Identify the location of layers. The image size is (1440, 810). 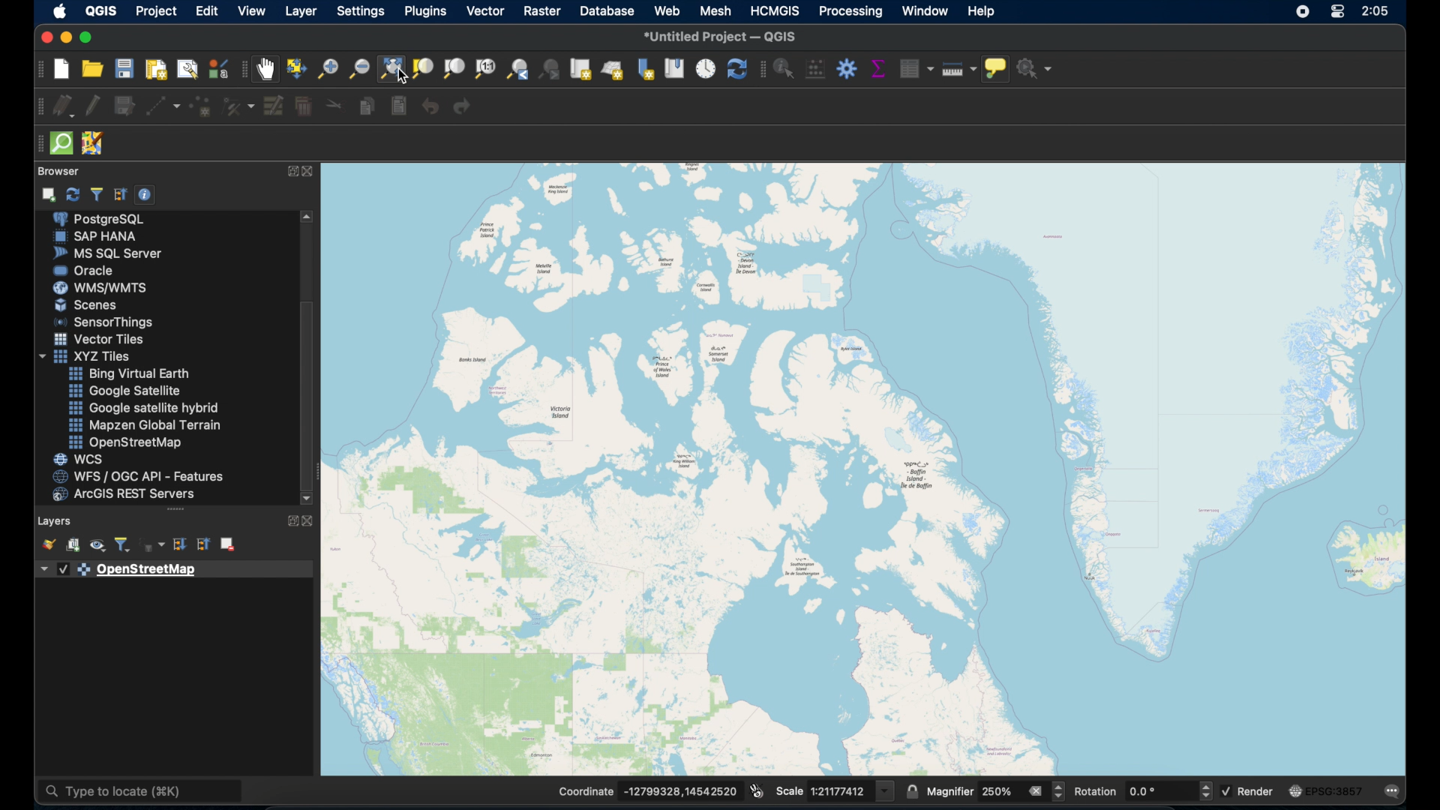
(57, 521).